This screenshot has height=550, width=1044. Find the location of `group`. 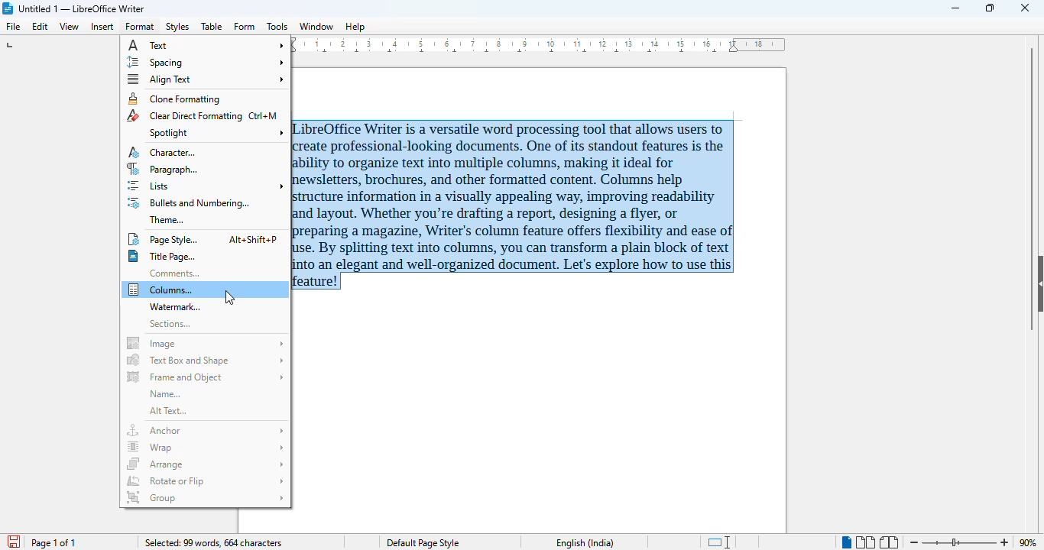

group is located at coordinates (206, 497).